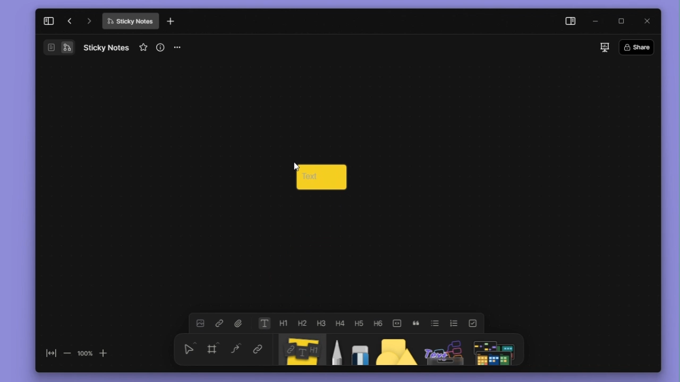  What do you see at coordinates (400, 323) in the screenshot?
I see `toogle buttons` at bounding box center [400, 323].